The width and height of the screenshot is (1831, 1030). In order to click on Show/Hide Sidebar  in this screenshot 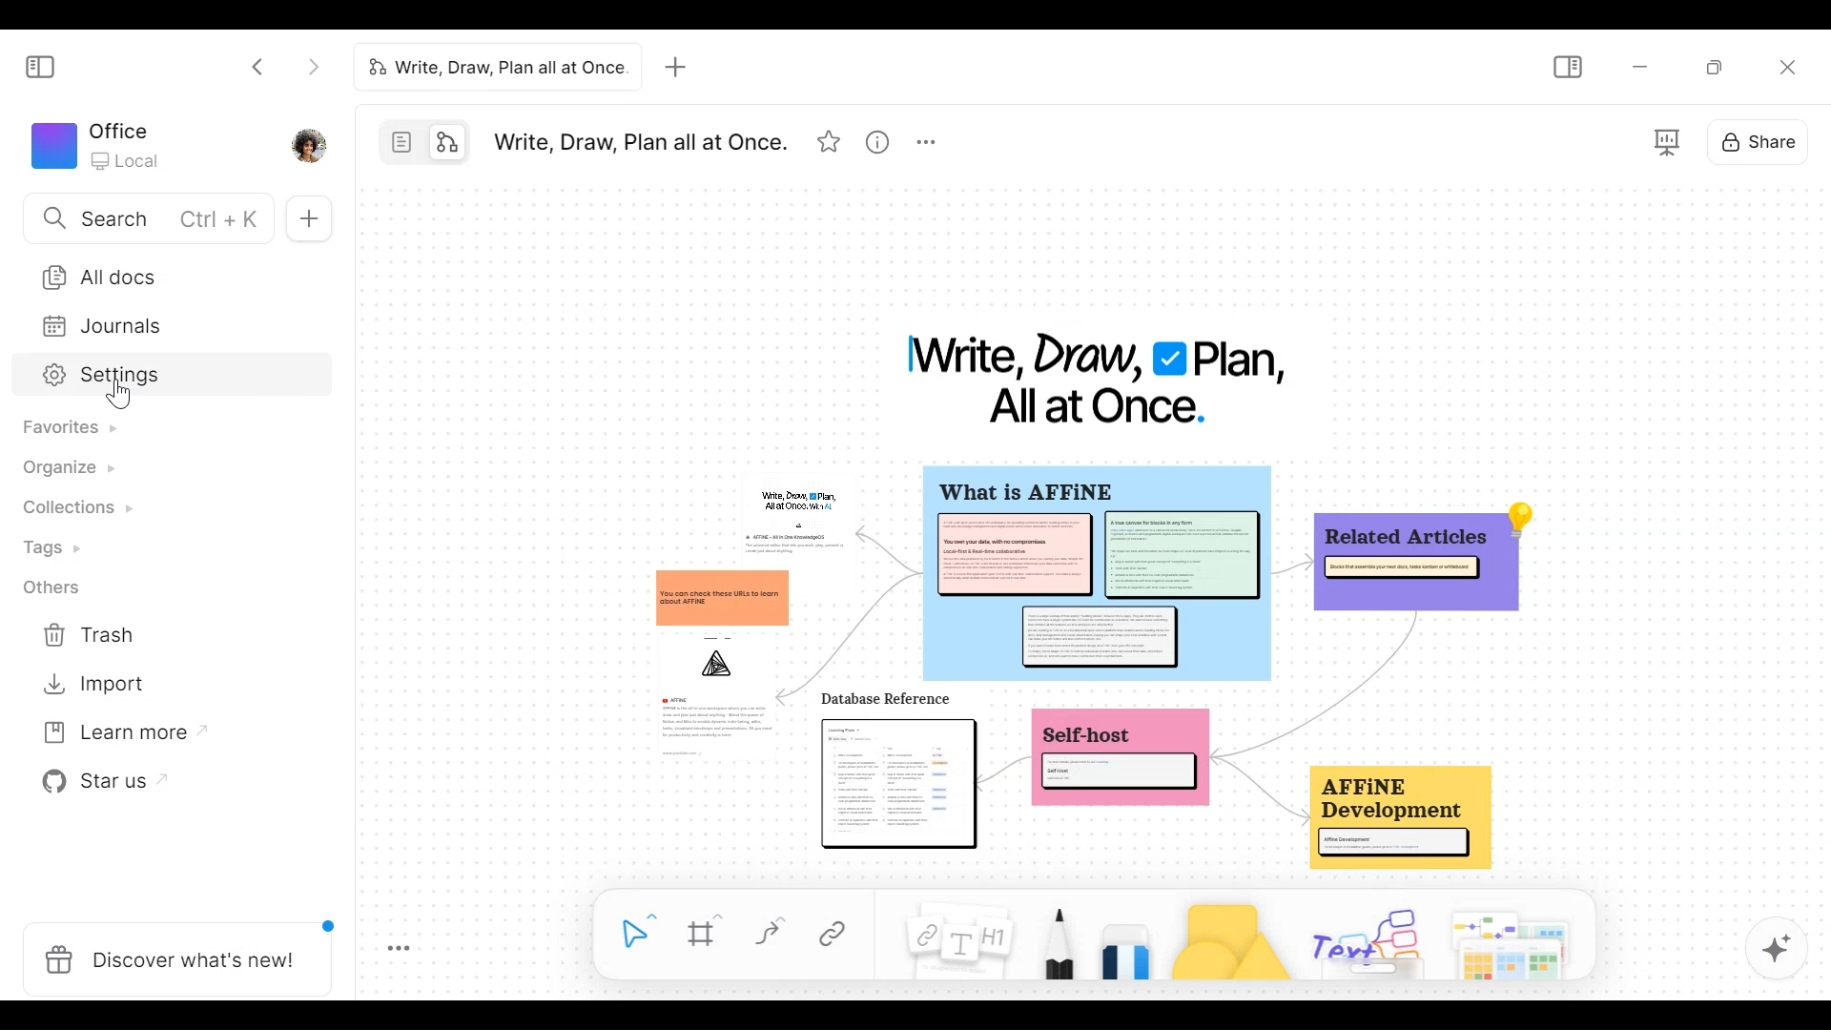, I will do `click(1570, 64)`.